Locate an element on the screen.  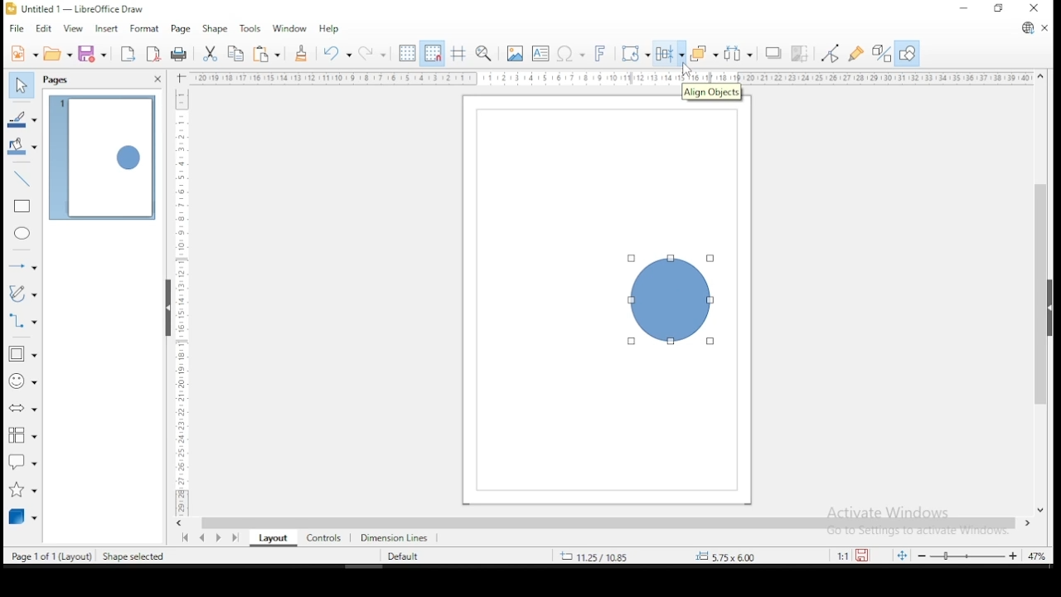
scroll bar is located at coordinates (608, 522).